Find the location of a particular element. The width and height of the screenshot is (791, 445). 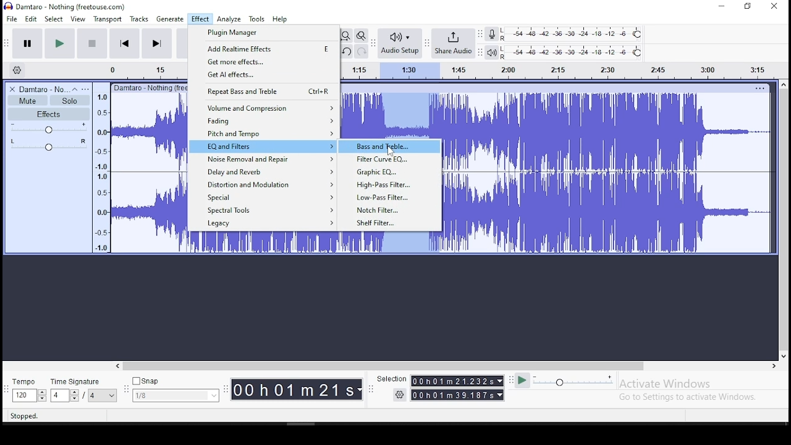

Stopped. is located at coordinates (23, 415).